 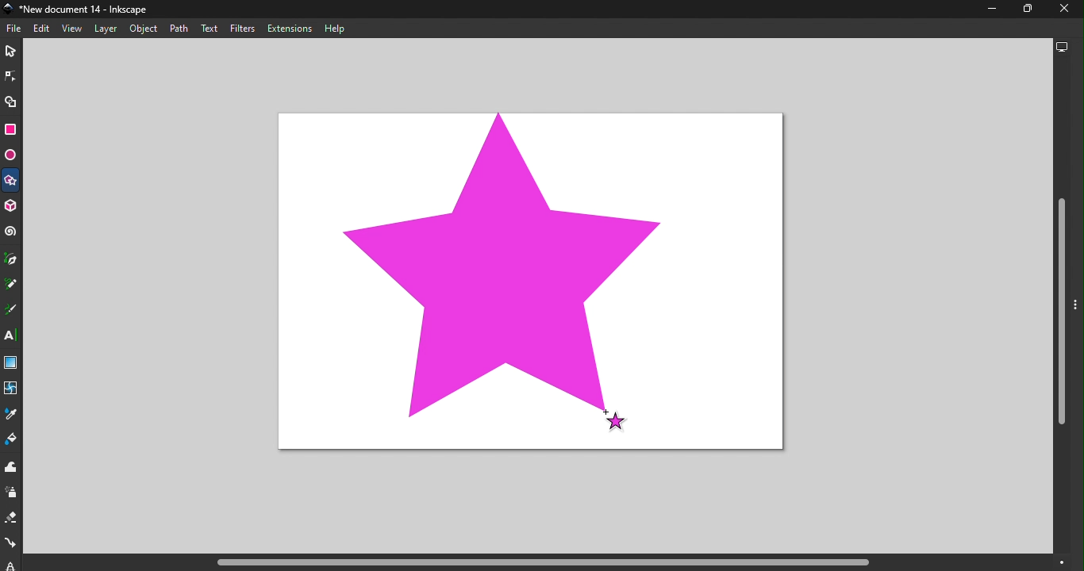 I want to click on Pencil tool, so click(x=11, y=286).